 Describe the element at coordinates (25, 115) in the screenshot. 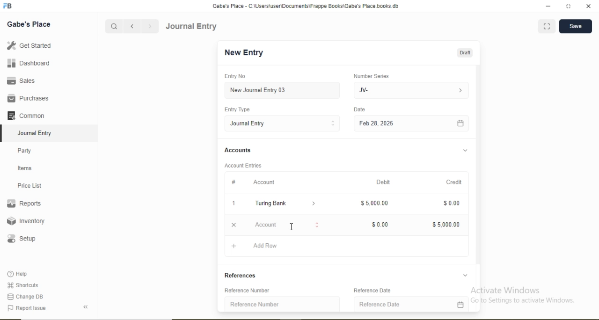

I see `Common` at that location.